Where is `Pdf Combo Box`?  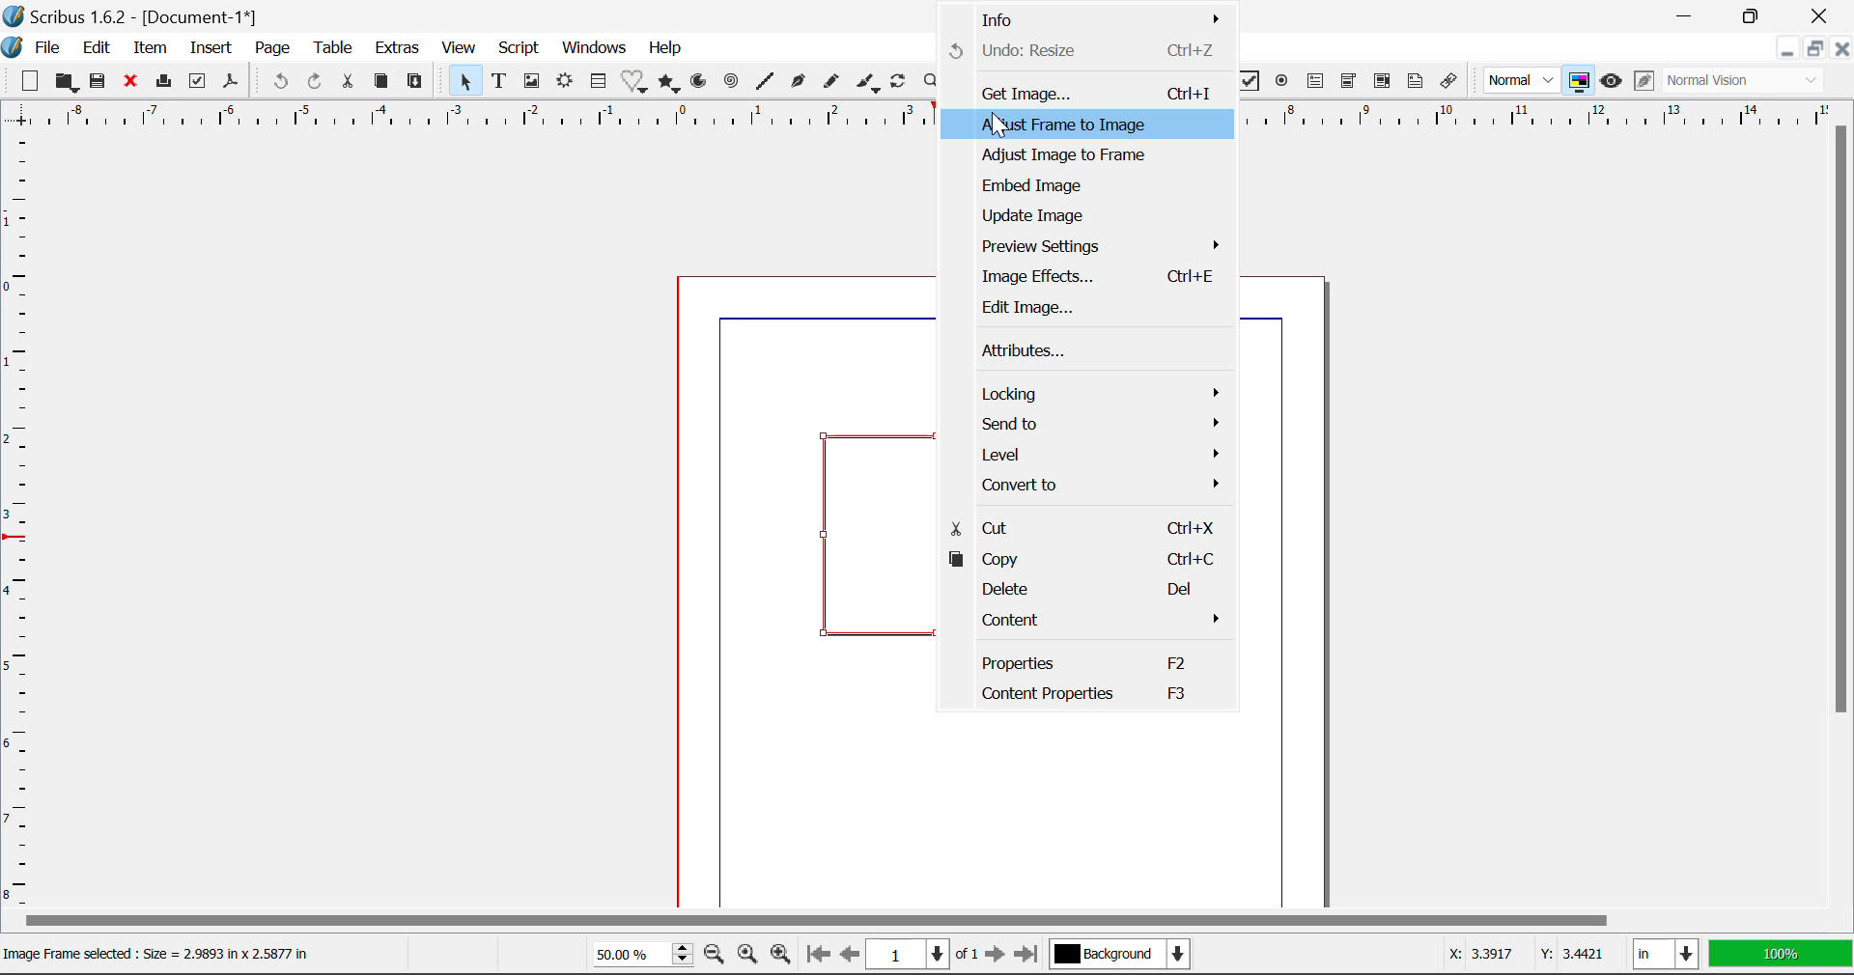 Pdf Combo Box is located at coordinates (1346, 81).